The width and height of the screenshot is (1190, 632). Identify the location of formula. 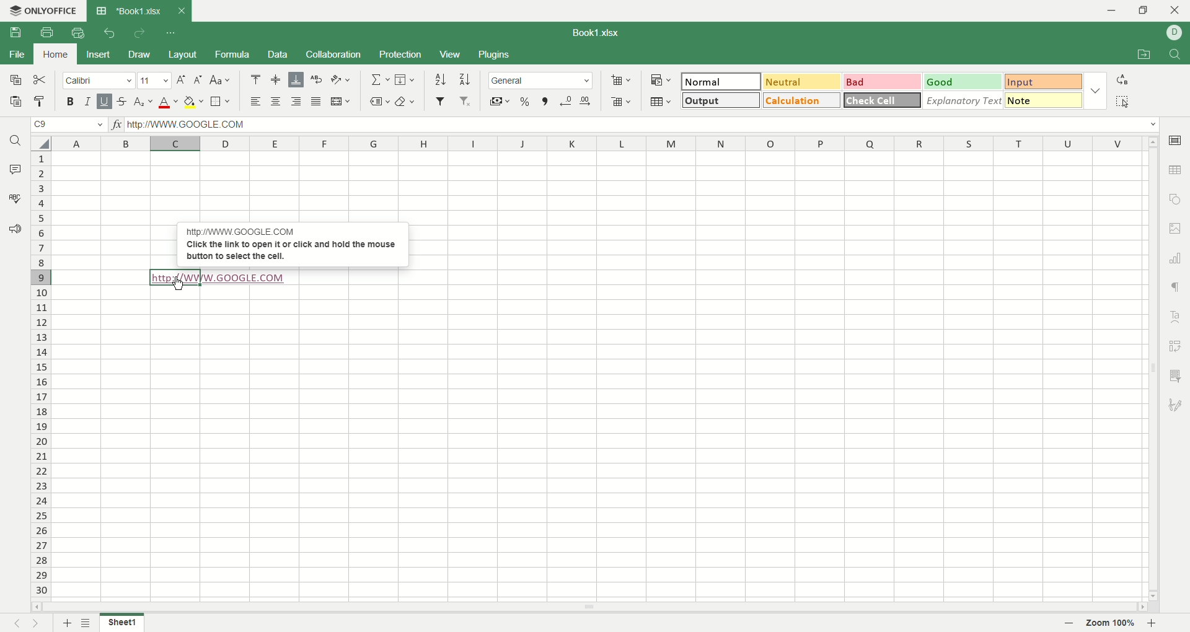
(230, 53).